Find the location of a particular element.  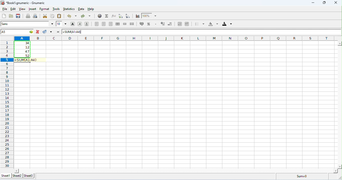

print is located at coordinates (28, 16).